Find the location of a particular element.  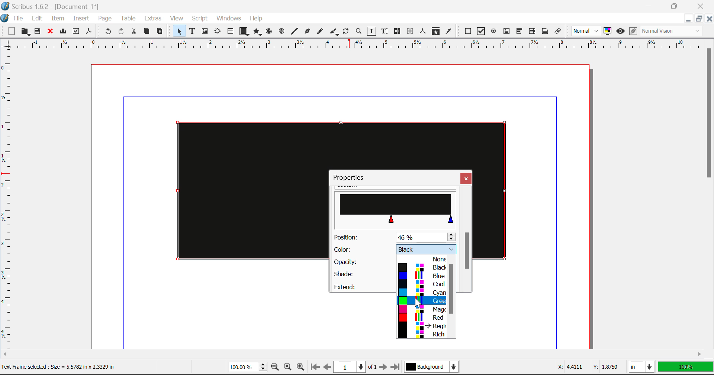

Text Frame Color Changed is located at coordinates (241, 190).